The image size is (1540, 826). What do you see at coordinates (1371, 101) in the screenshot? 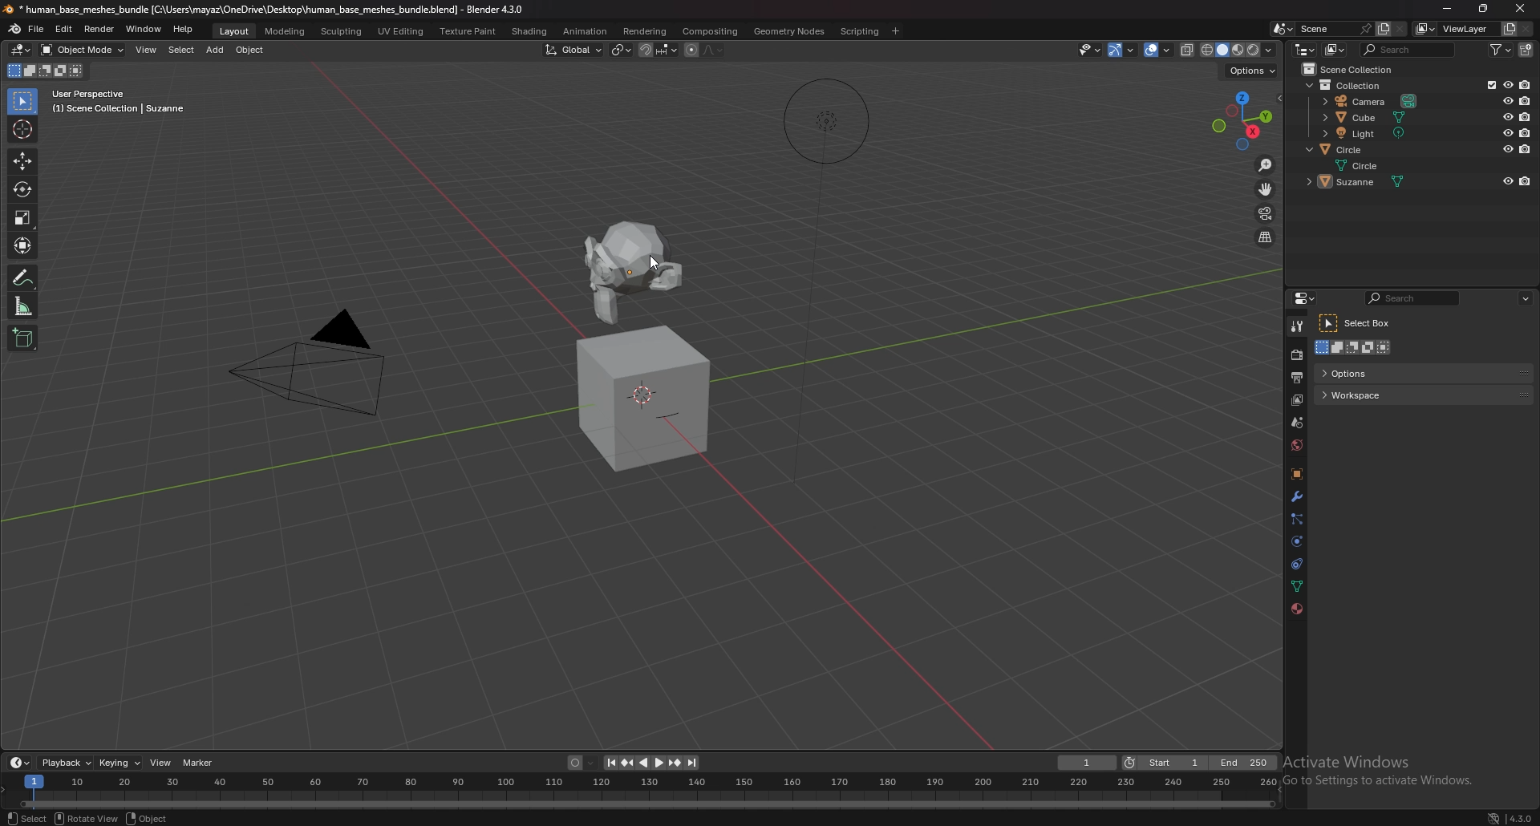
I see `camera` at bounding box center [1371, 101].